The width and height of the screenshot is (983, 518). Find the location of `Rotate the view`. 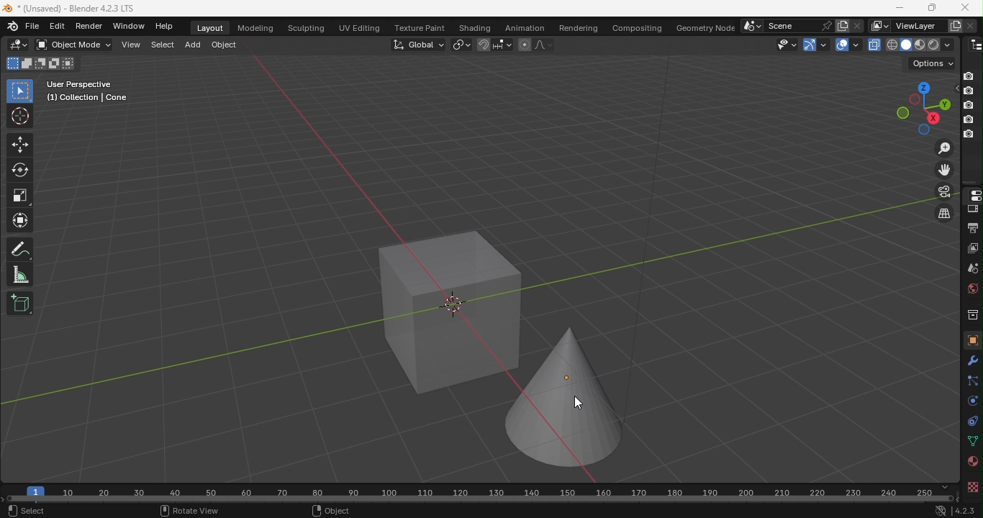

Rotate the view is located at coordinates (923, 131).